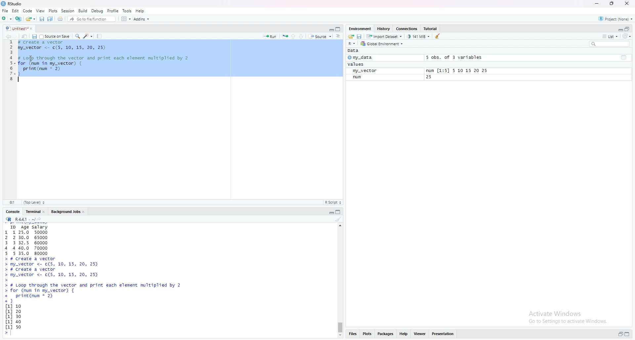 The image size is (635, 340). I want to click on load workspace, so click(351, 36).